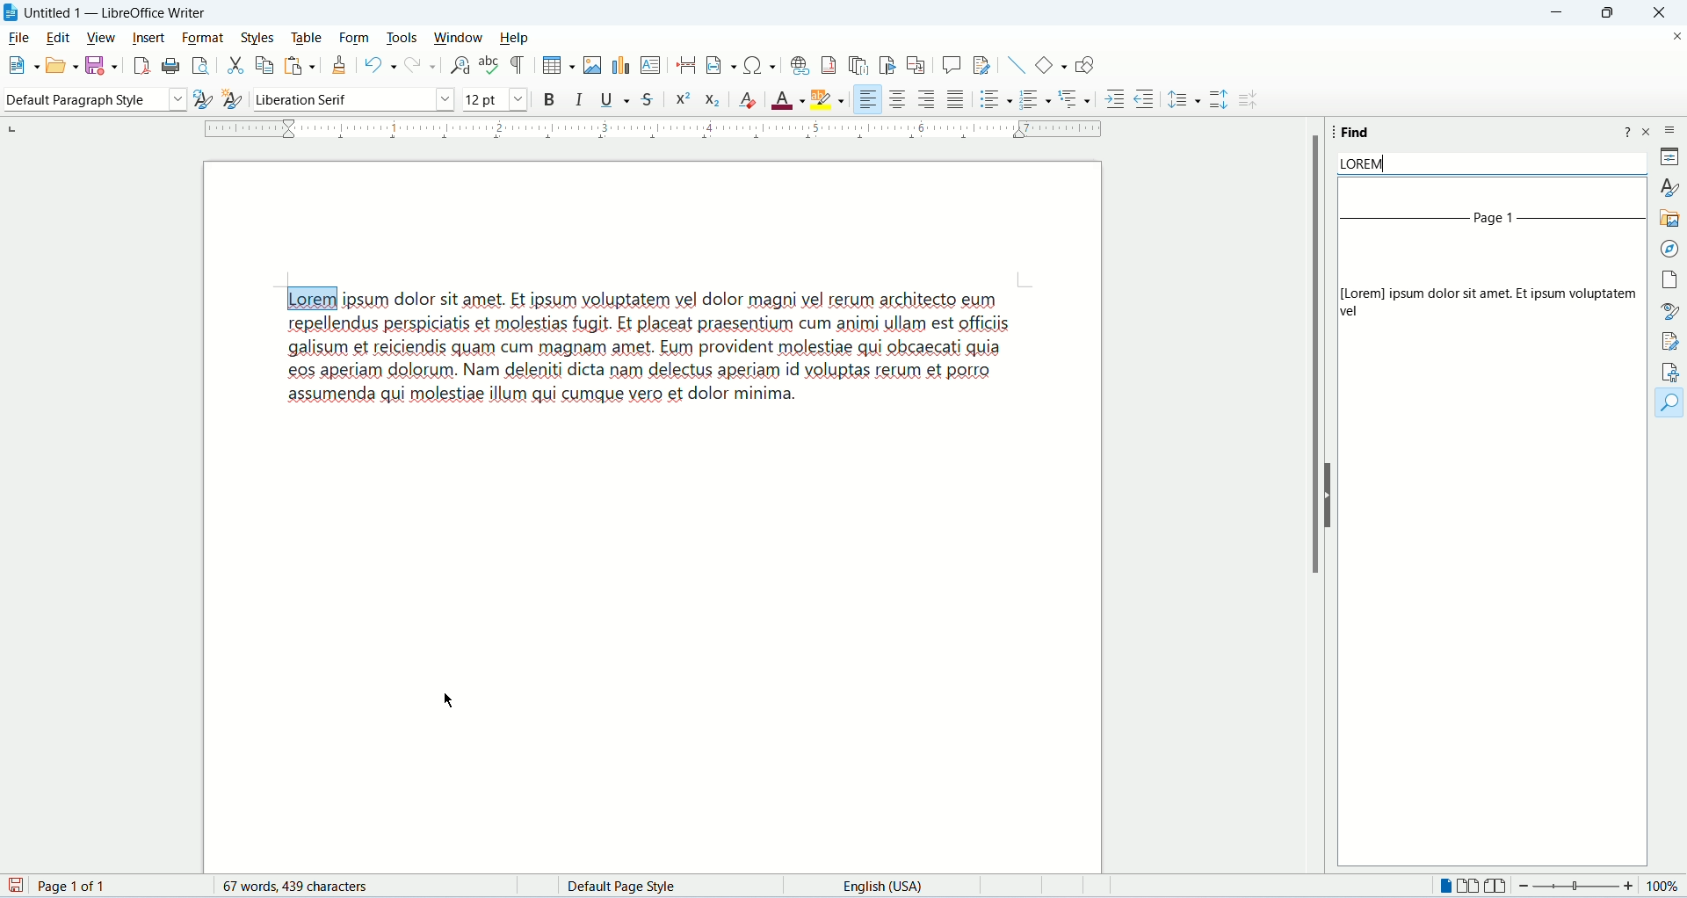 This screenshot has height=898, width=1687. Describe the element at coordinates (102, 66) in the screenshot. I see `save` at that location.